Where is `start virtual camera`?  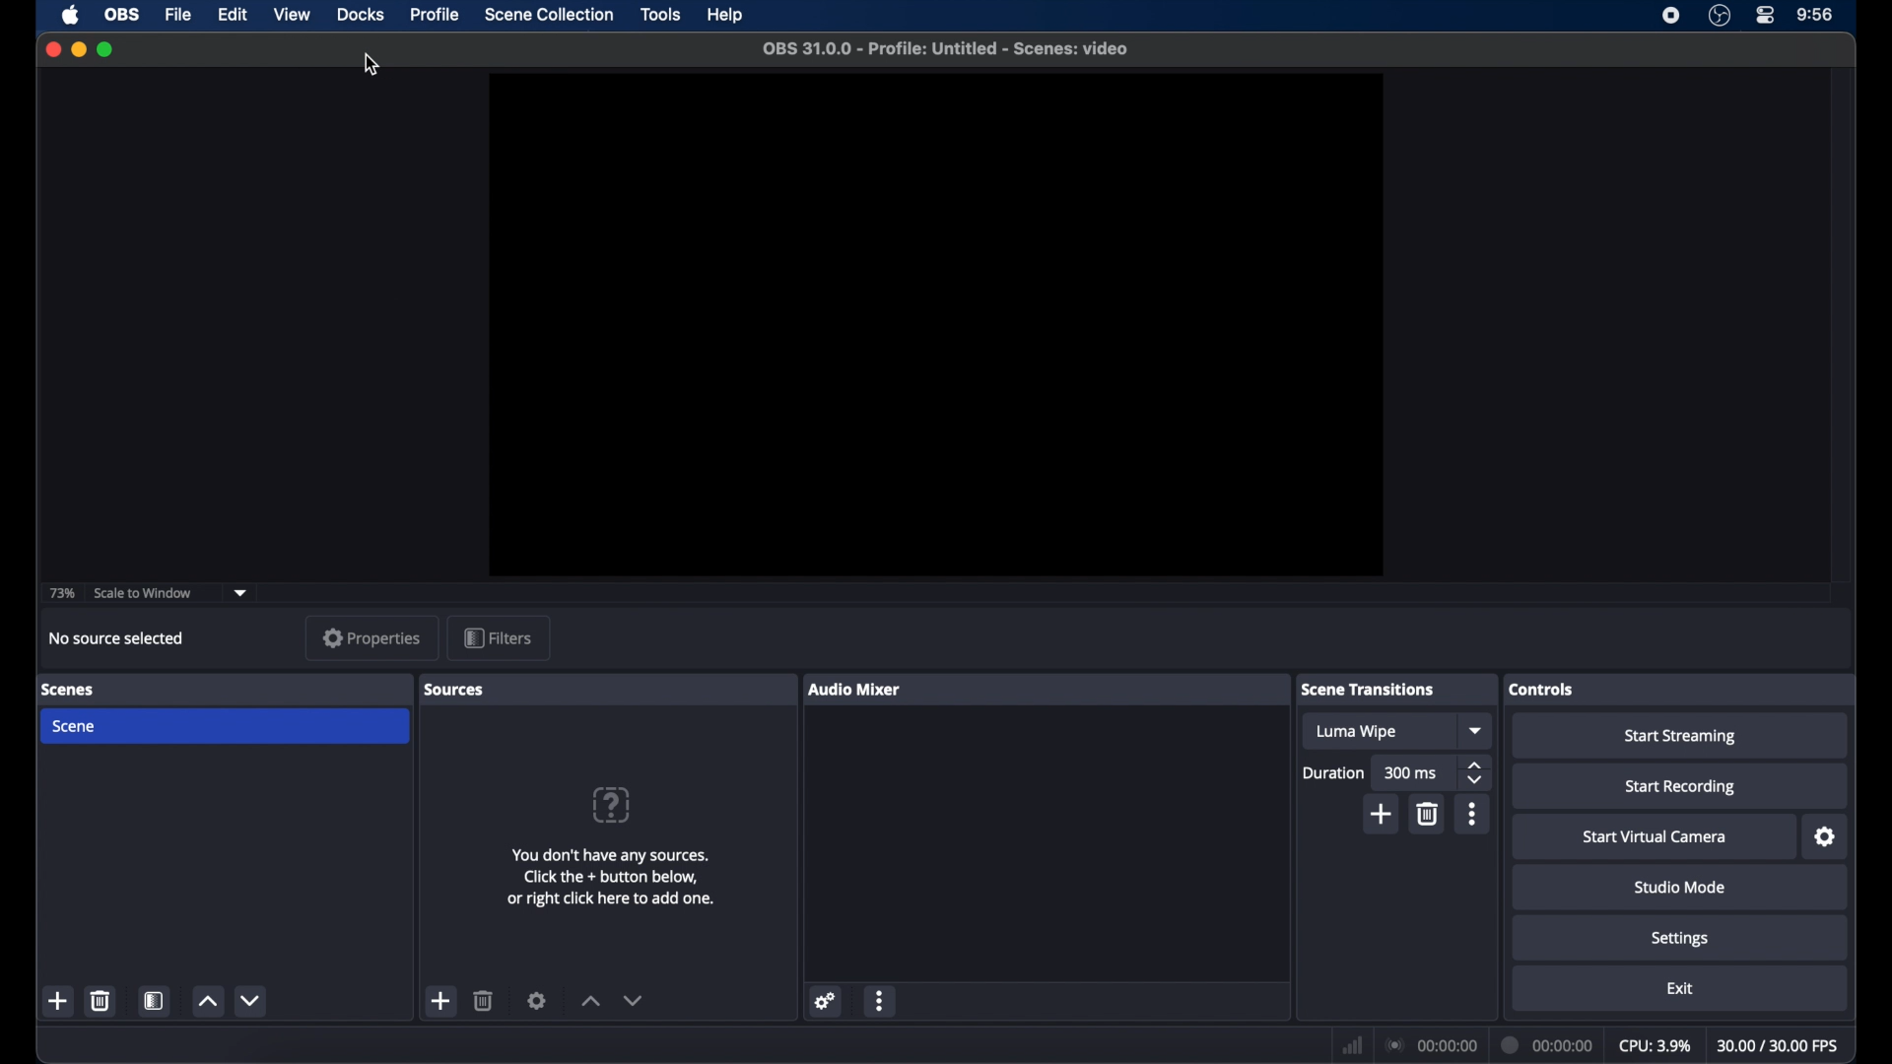 start virtual camera is located at coordinates (1655, 836).